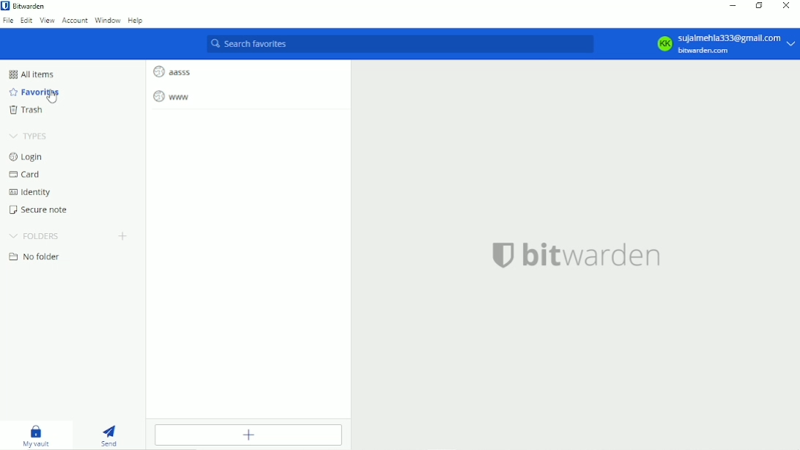 The height and width of the screenshot is (450, 800). What do you see at coordinates (26, 7) in the screenshot?
I see `Bitwarden` at bounding box center [26, 7].